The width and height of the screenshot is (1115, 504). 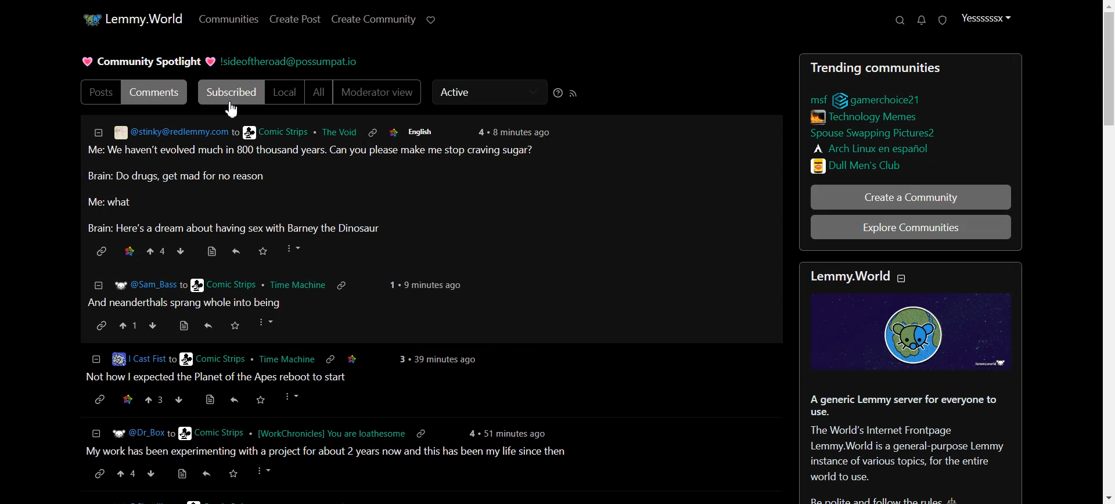 I want to click on Comments, so click(x=157, y=91).